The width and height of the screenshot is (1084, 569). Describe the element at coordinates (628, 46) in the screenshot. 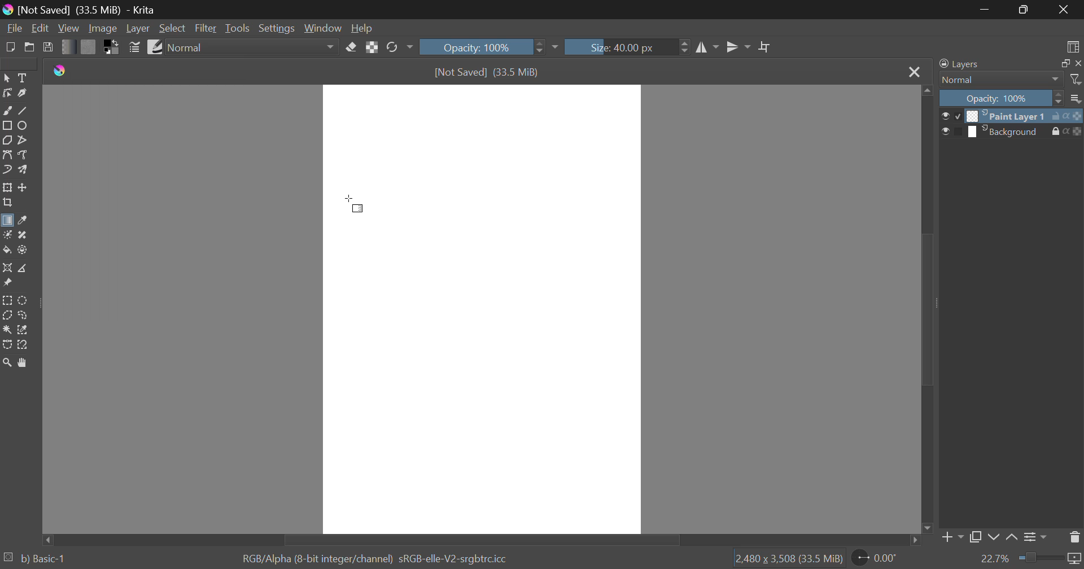

I see `Size: 40.00 px` at that location.